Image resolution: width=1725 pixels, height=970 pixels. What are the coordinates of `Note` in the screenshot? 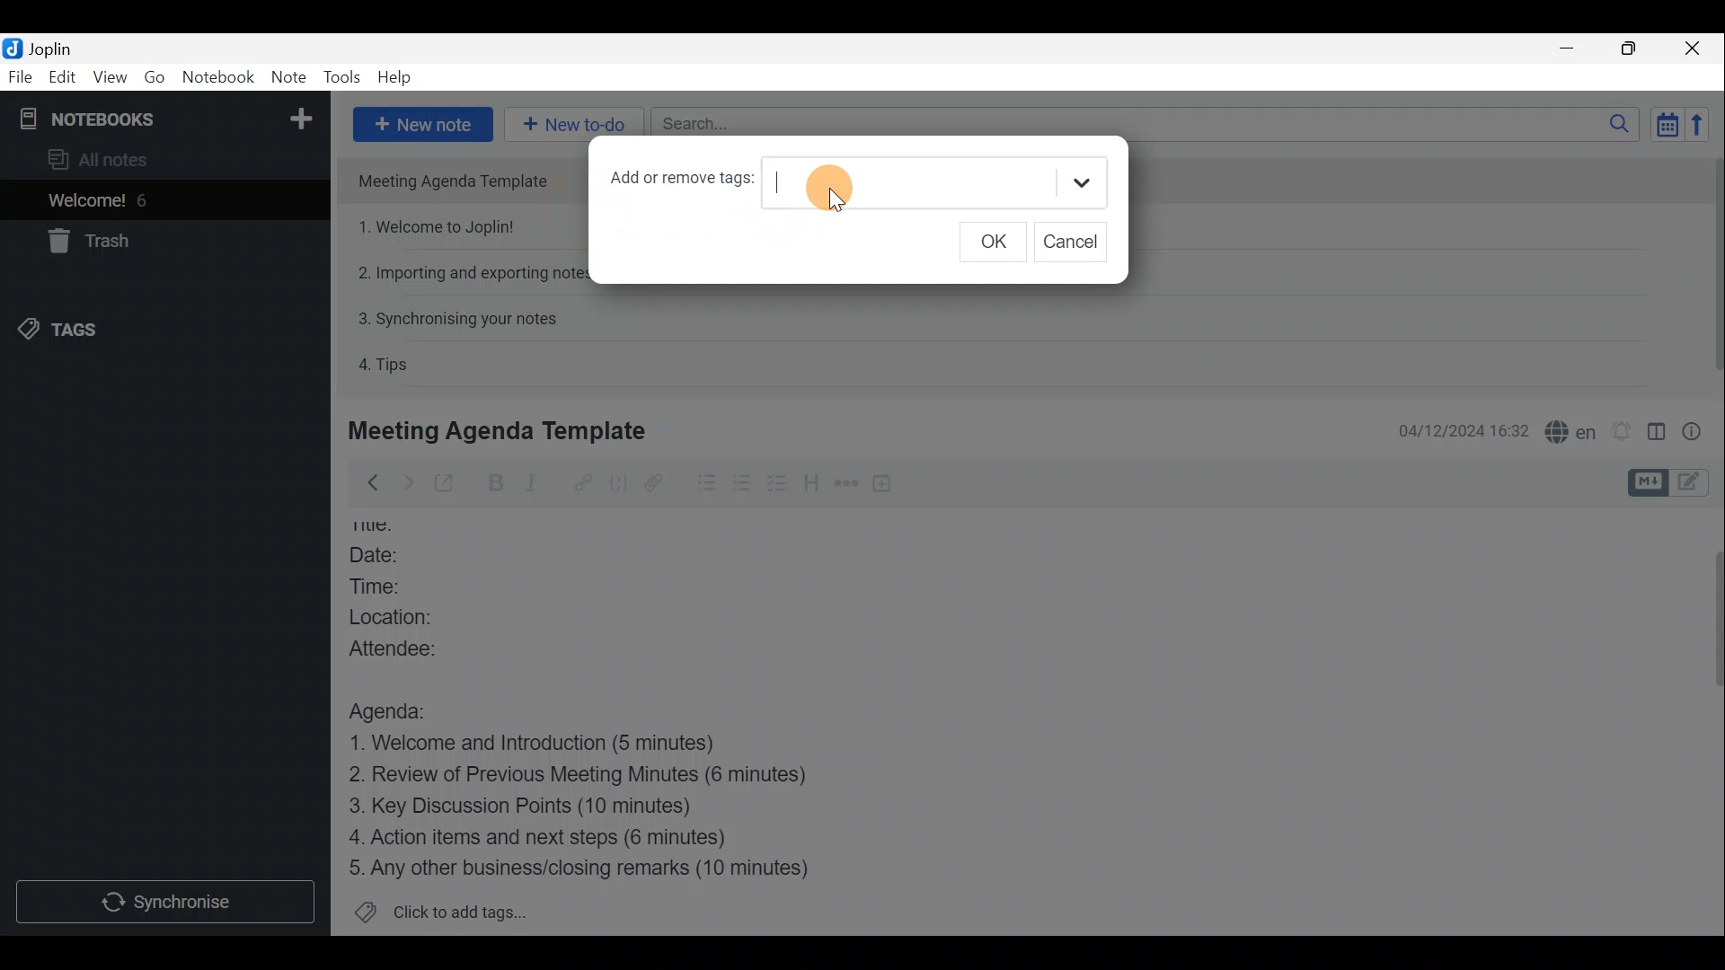 It's located at (287, 74).